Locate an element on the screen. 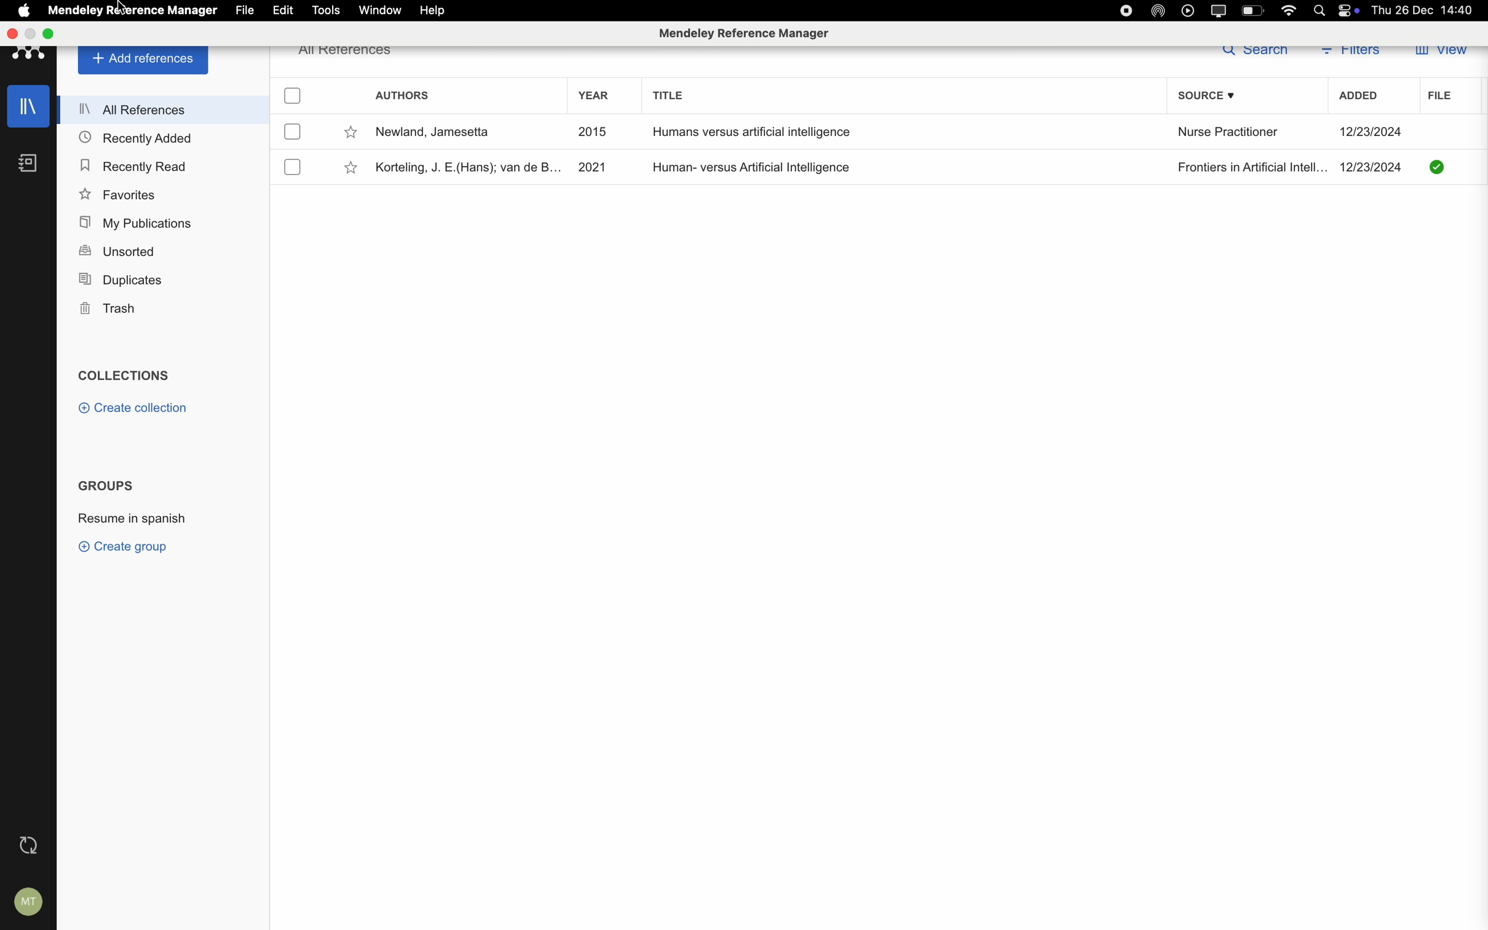 The image size is (1488, 930). Mendeley is located at coordinates (74, 9).